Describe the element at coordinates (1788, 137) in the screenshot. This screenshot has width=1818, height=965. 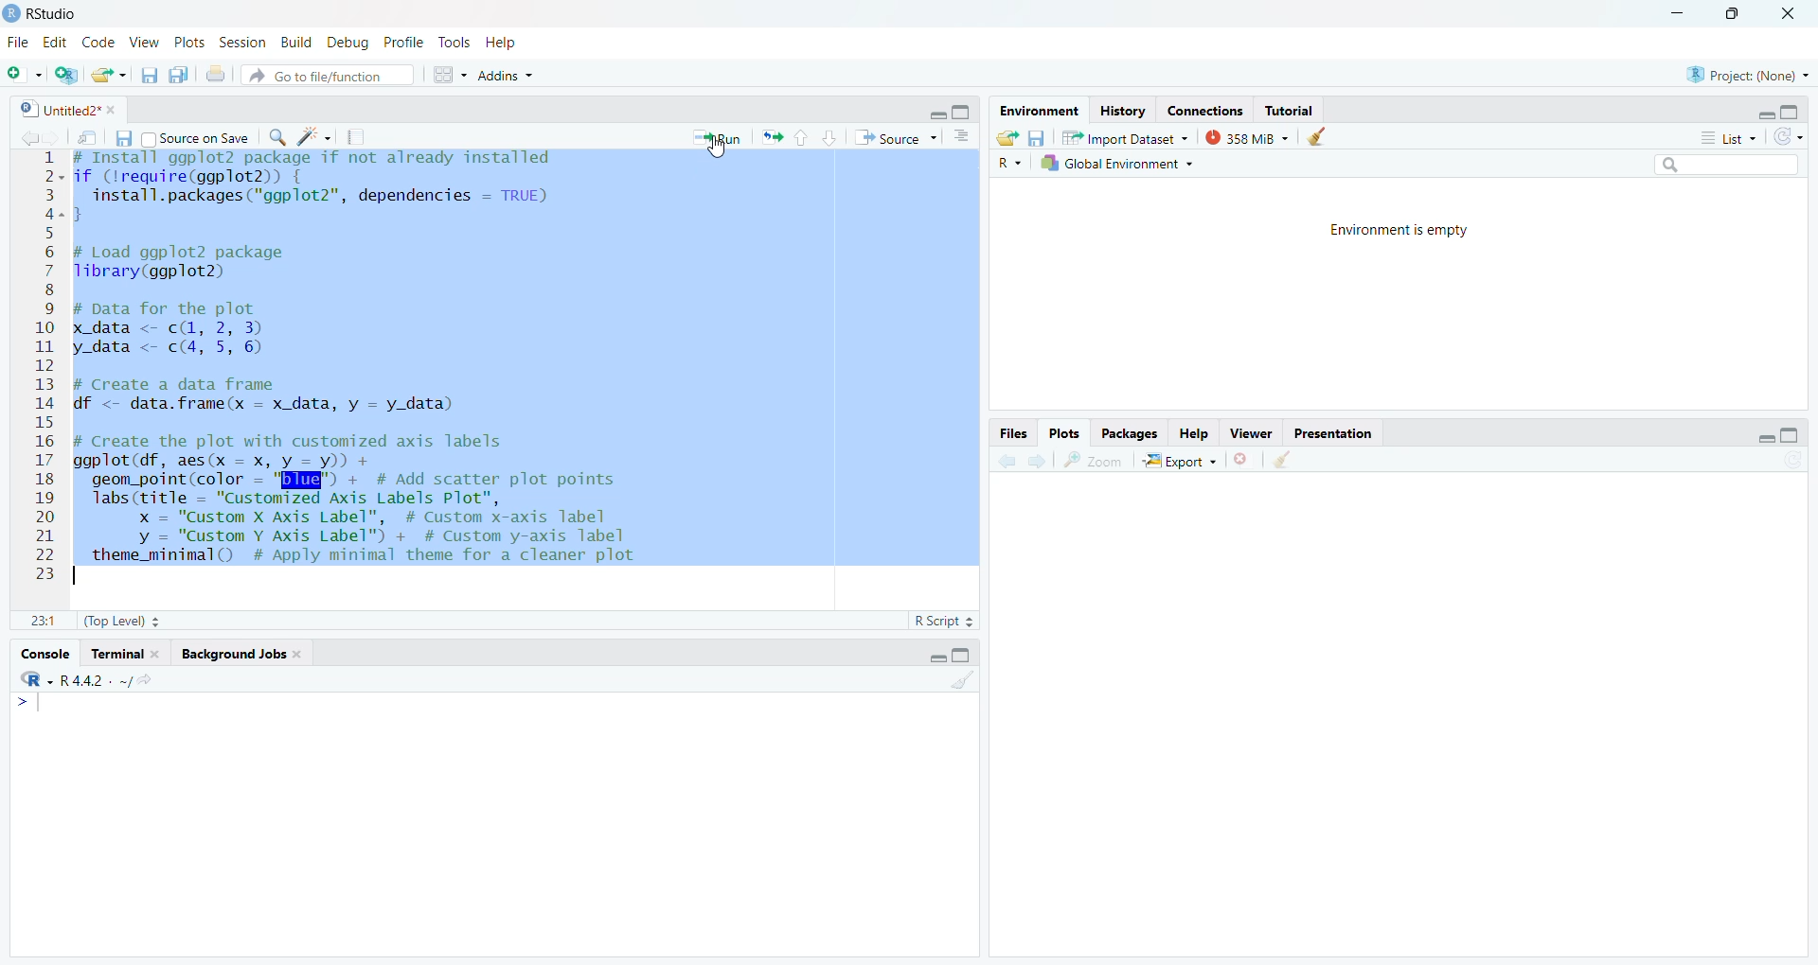
I see `refresh` at that location.